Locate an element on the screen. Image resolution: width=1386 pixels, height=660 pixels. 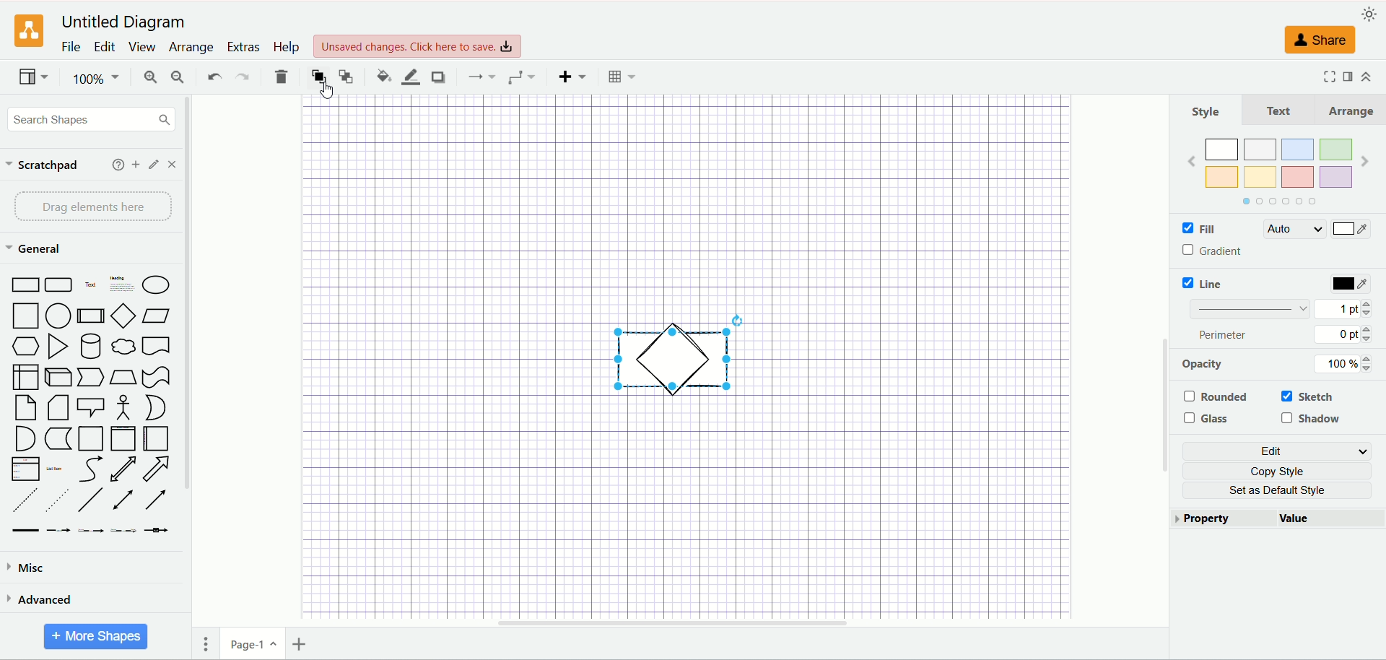
general is located at coordinates (35, 249).